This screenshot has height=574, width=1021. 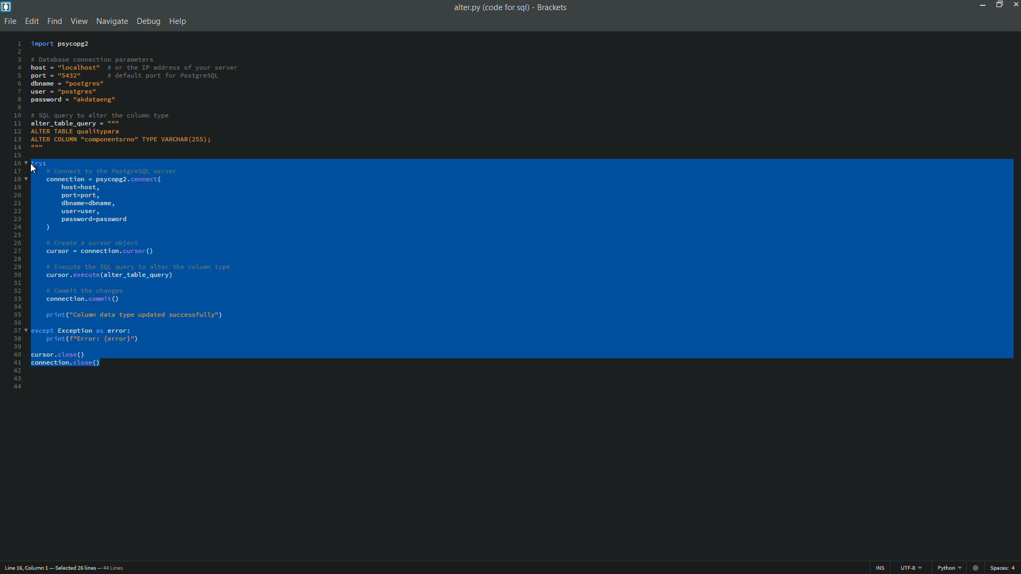 I want to click on edit menu, so click(x=31, y=21).